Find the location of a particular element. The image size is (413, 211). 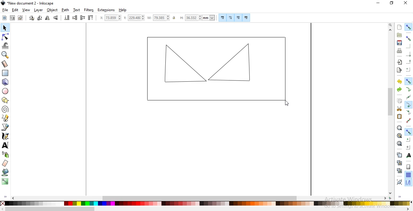

lower selection to bottom is located at coordinates (67, 18).